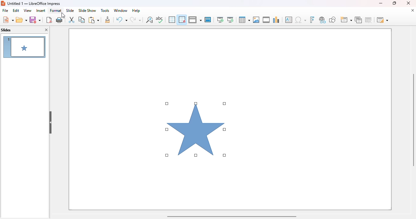 The width and height of the screenshot is (416, 219). What do you see at coordinates (220, 20) in the screenshot?
I see `start from first slide` at bounding box center [220, 20].